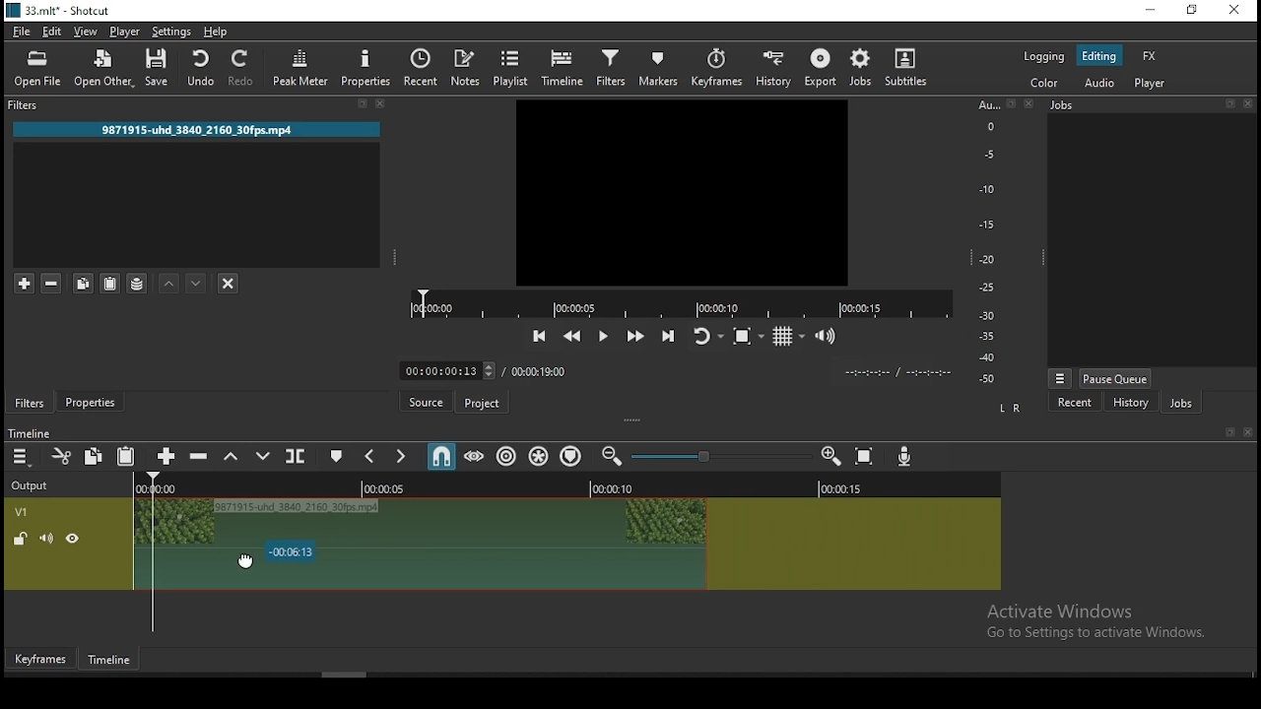 This screenshot has height=709, width=1261. Describe the element at coordinates (235, 458) in the screenshot. I see `lift` at that location.